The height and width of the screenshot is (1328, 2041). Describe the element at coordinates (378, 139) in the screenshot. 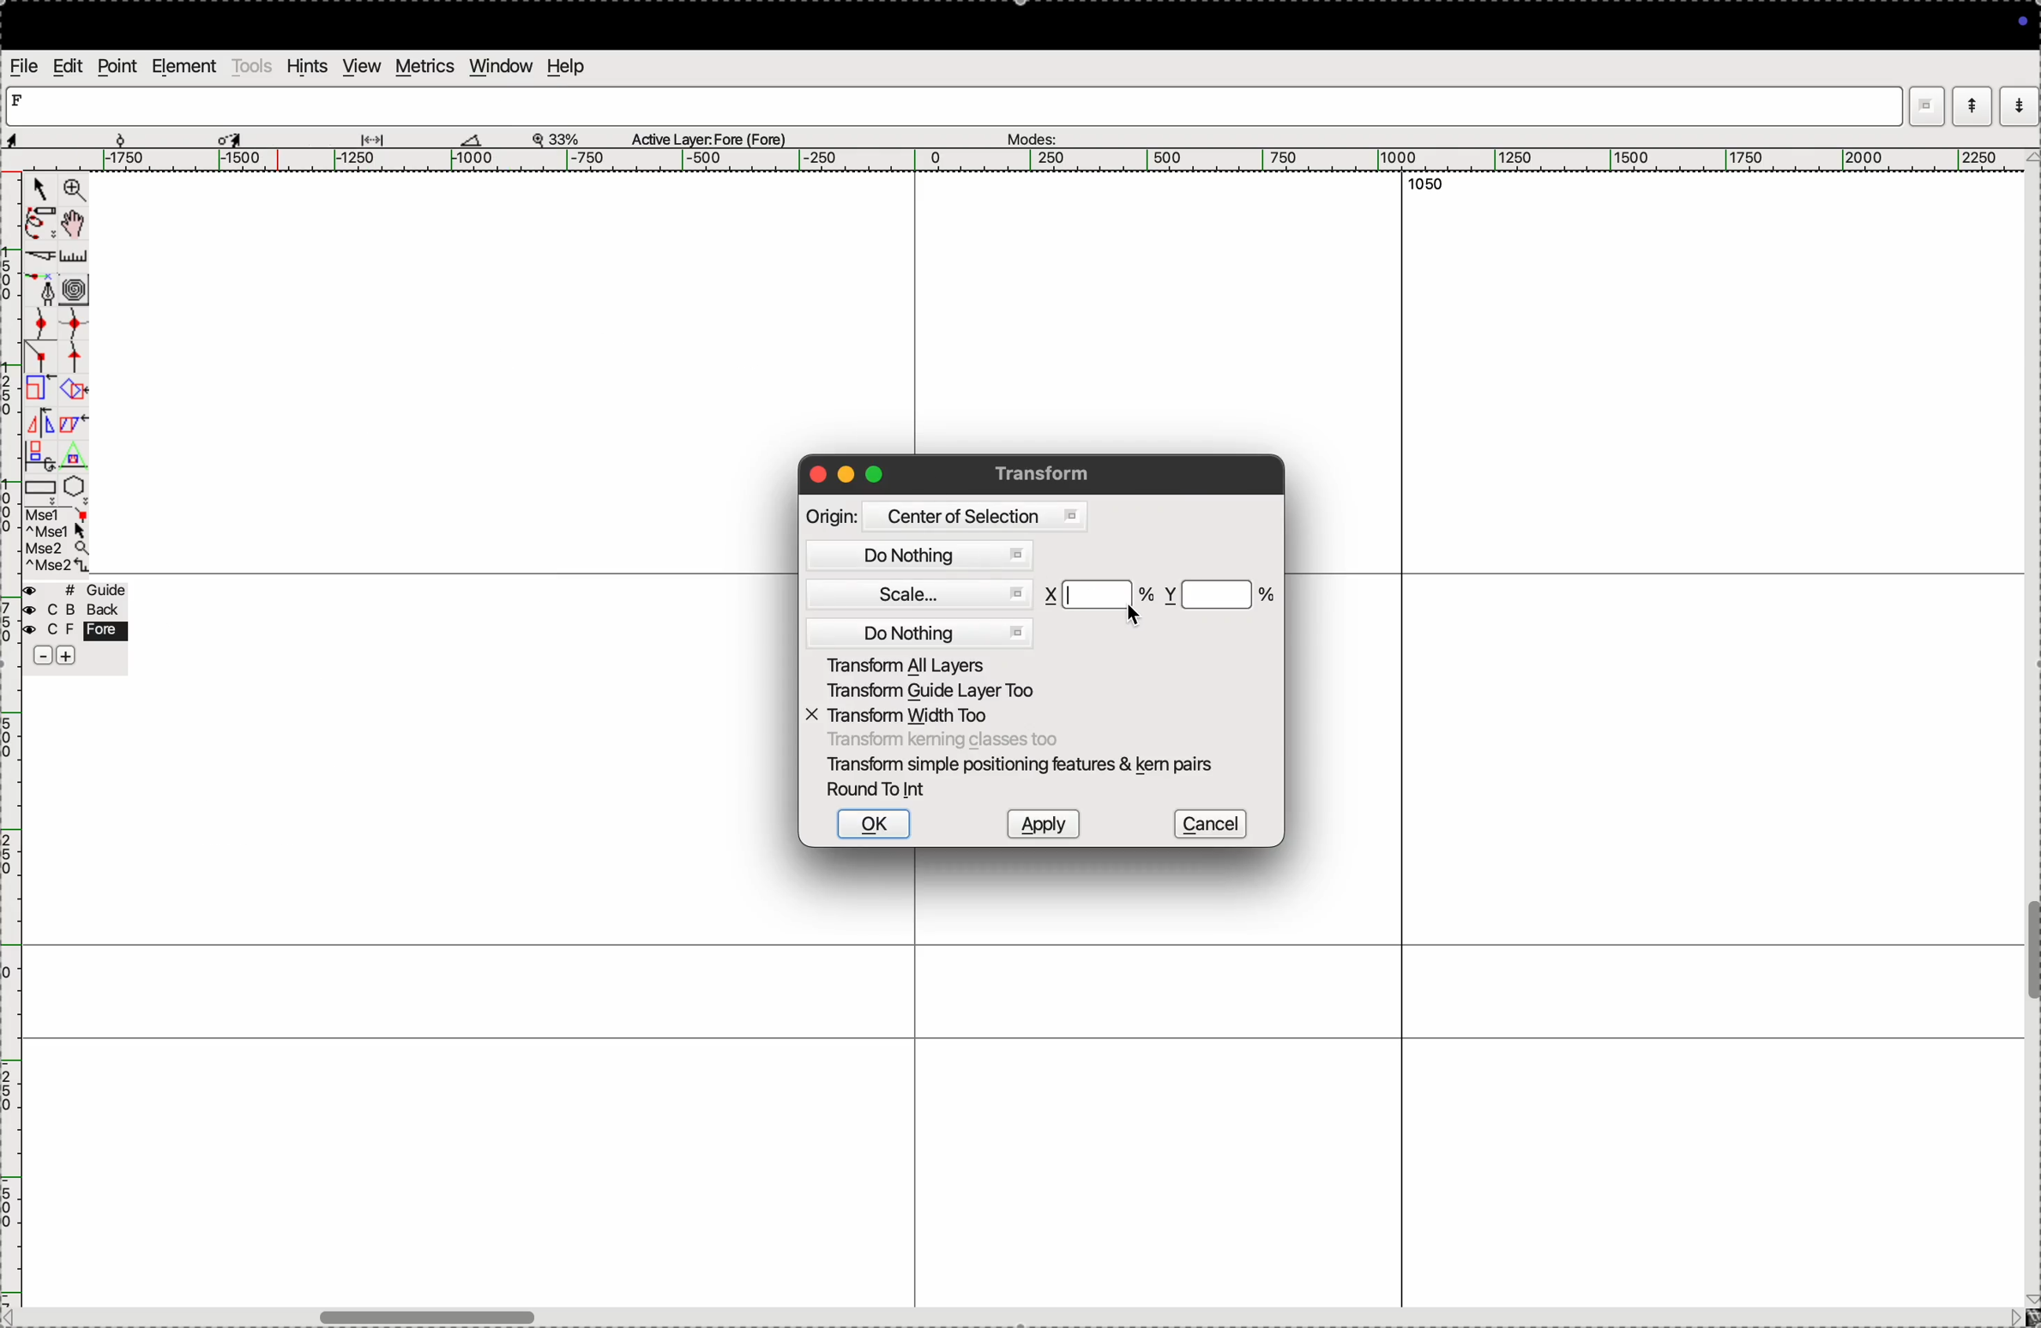

I see `glide` at that location.